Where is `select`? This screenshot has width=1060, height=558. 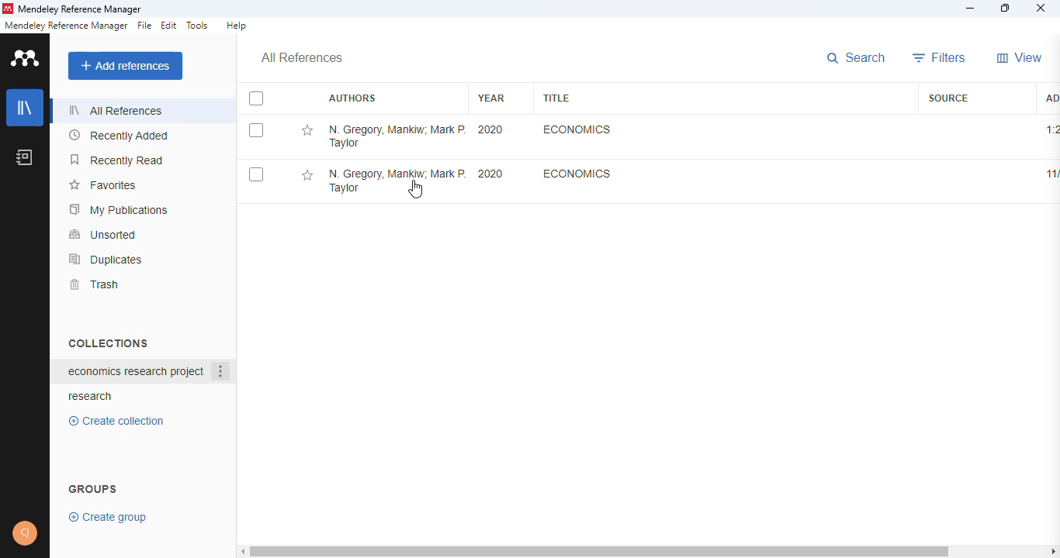 select is located at coordinates (256, 99).